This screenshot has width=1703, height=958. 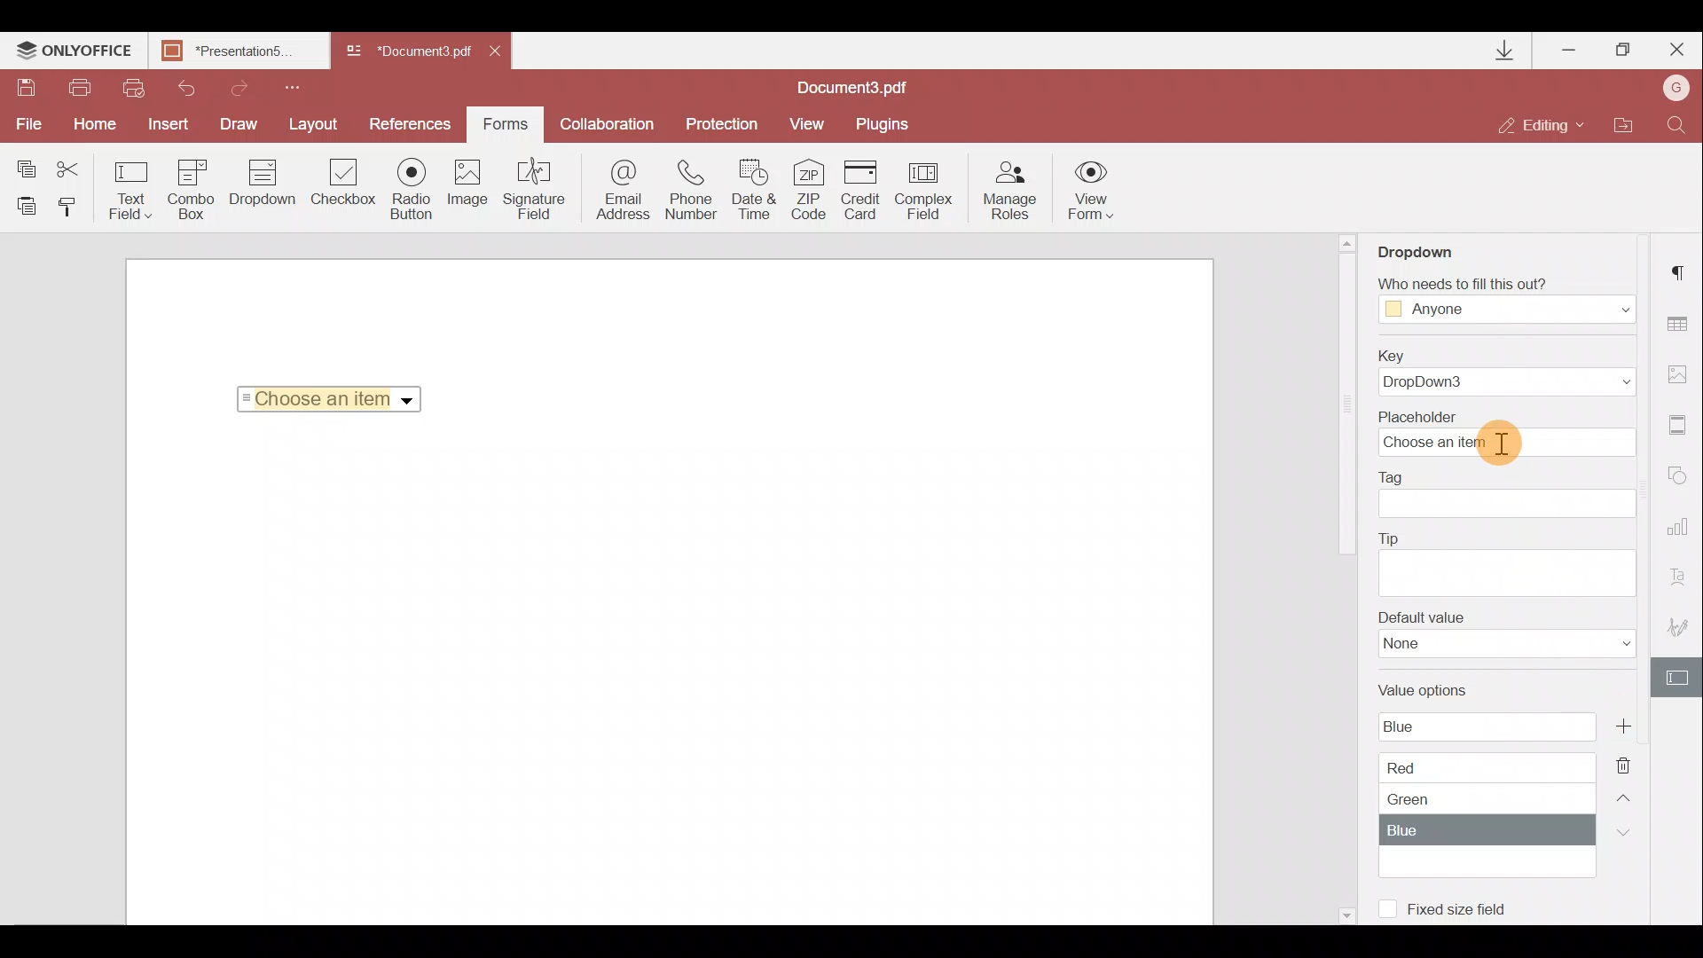 What do you see at coordinates (344, 184) in the screenshot?
I see `Checkbox` at bounding box center [344, 184].